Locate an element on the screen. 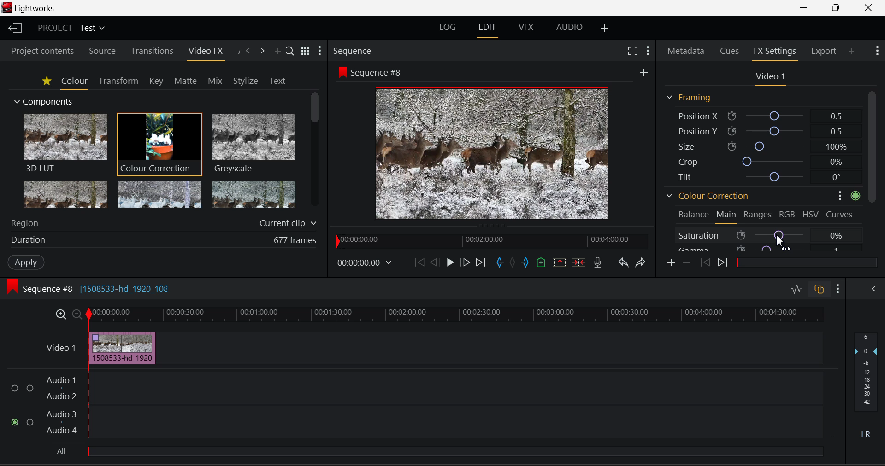 This screenshot has width=885, height=466. Favorites is located at coordinates (45, 81).